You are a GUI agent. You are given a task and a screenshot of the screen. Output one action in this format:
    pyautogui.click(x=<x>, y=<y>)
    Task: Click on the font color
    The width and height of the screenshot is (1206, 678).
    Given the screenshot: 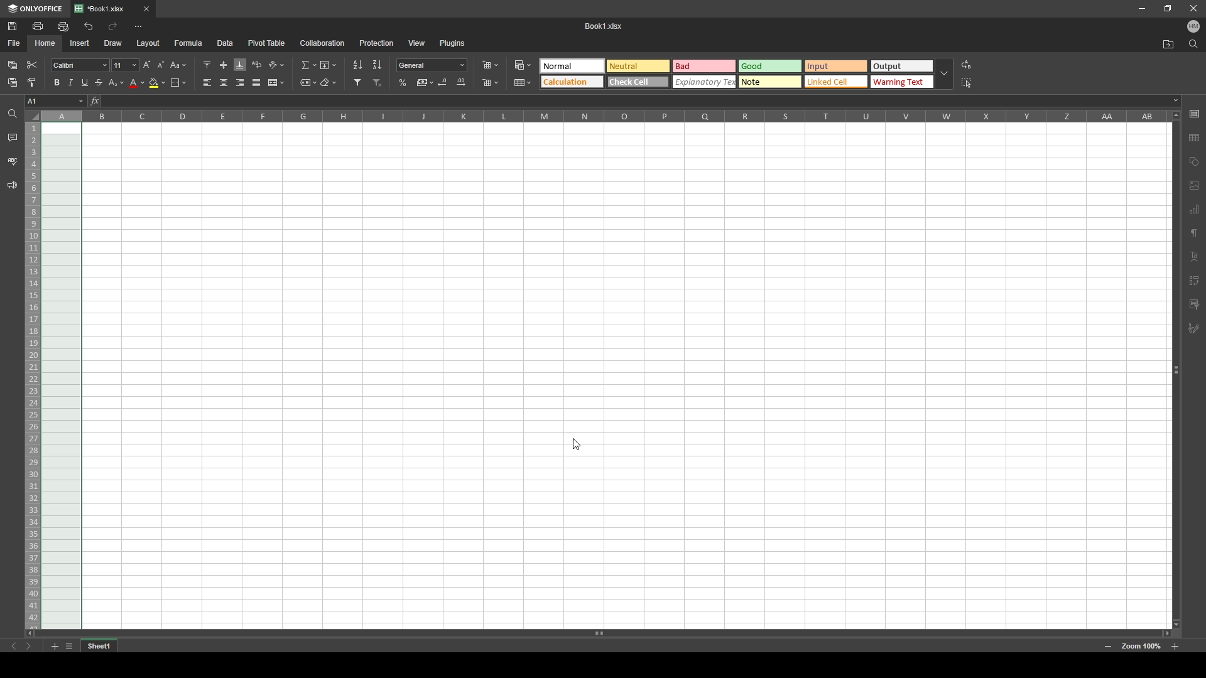 What is the action you would take?
    pyautogui.click(x=138, y=83)
    